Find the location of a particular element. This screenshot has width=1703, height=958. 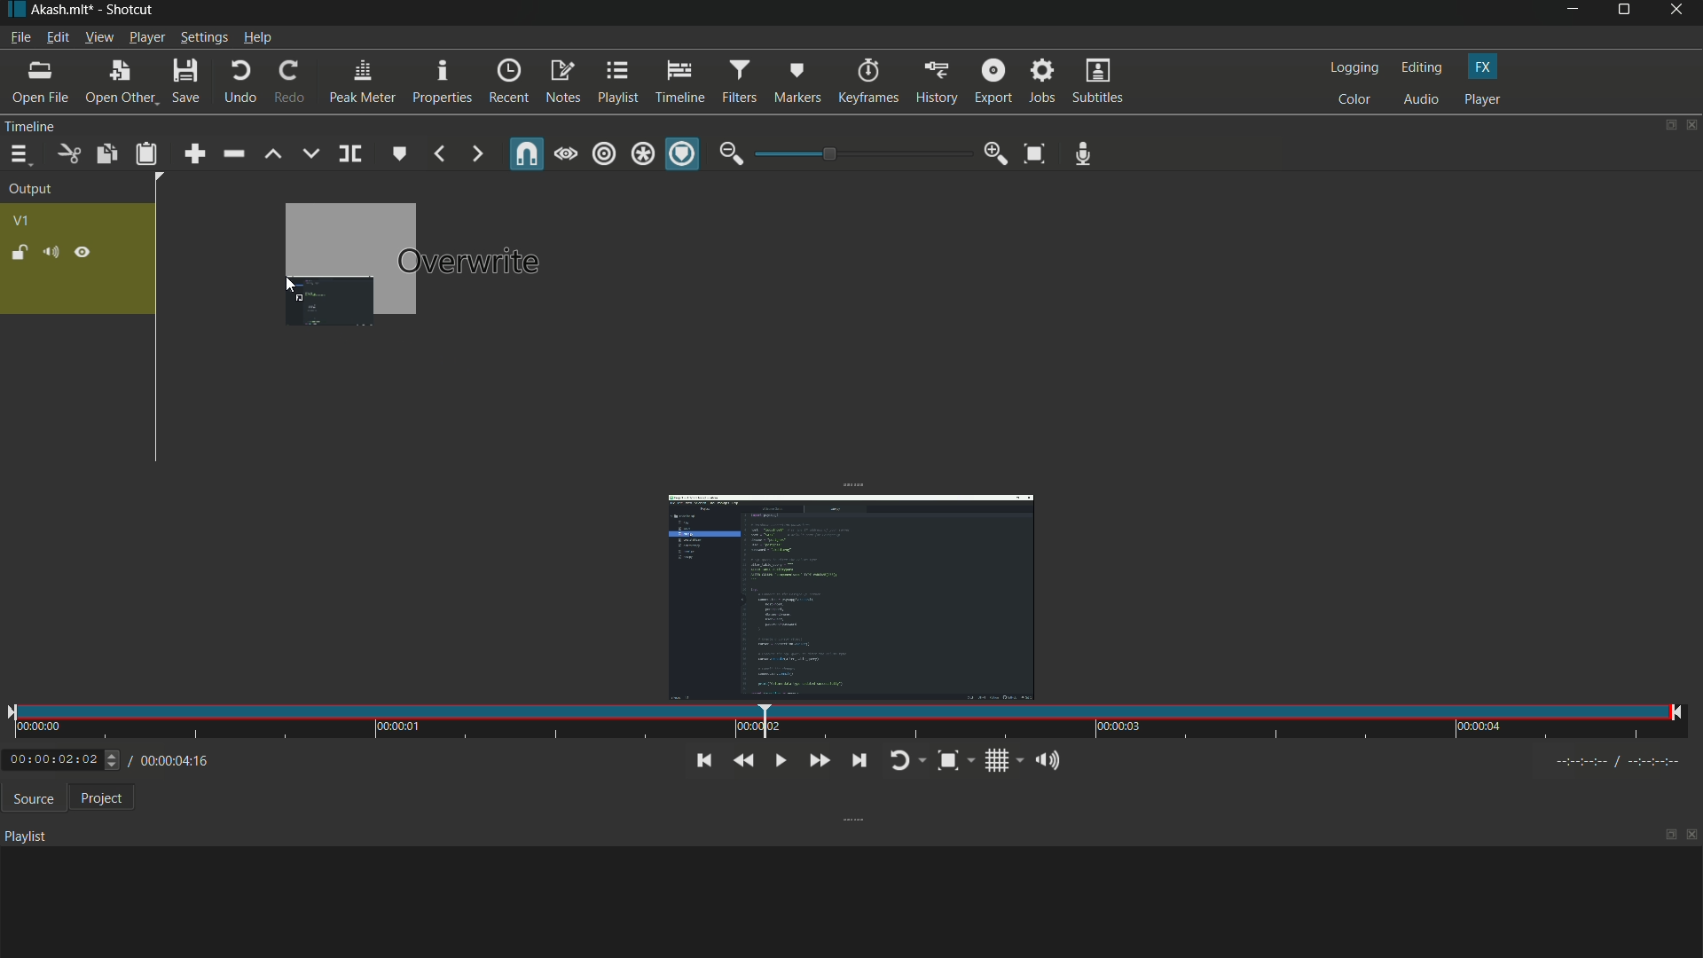

toggle play or pause is located at coordinates (778, 760).